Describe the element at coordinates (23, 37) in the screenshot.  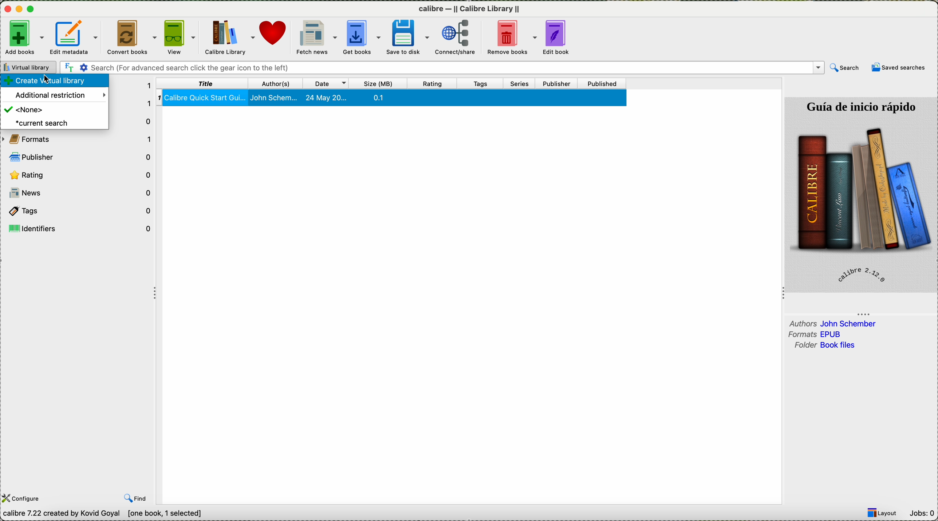
I see `add books` at that location.